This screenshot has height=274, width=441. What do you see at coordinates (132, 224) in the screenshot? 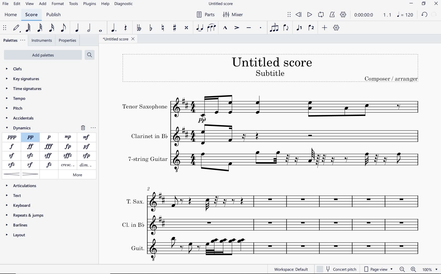
I see `text` at bounding box center [132, 224].